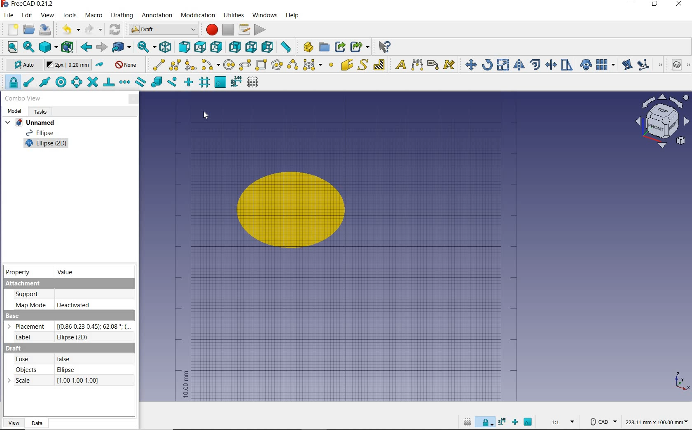 This screenshot has height=430, width=692. What do you see at coordinates (631, 5) in the screenshot?
I see `minimize` at bounding box center [631, 5].